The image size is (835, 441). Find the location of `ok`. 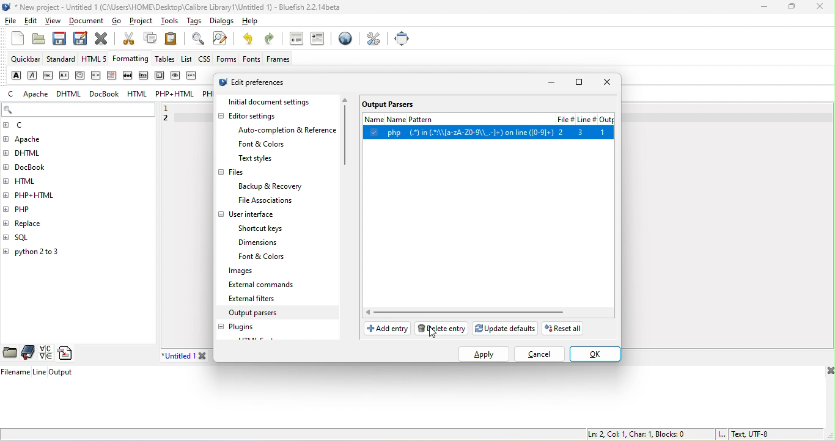

ok is located at coordinates (597, 354).